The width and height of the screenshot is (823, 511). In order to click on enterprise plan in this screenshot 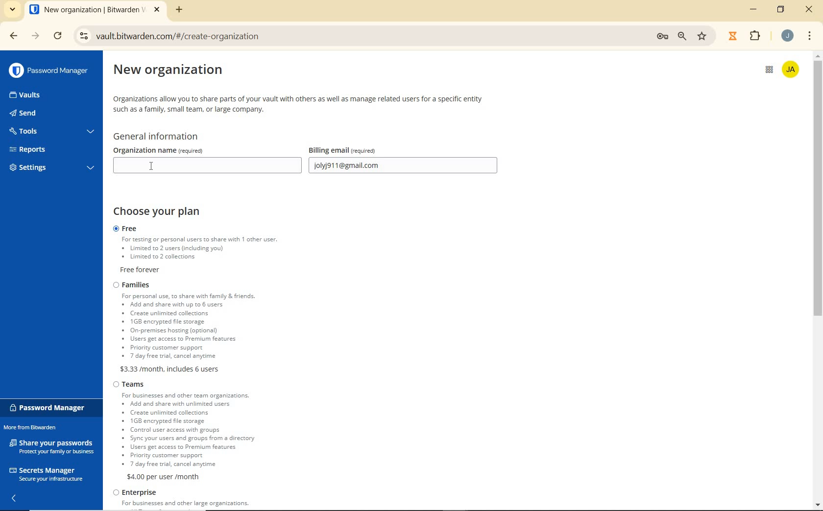, I will do `click(186, 500)`.